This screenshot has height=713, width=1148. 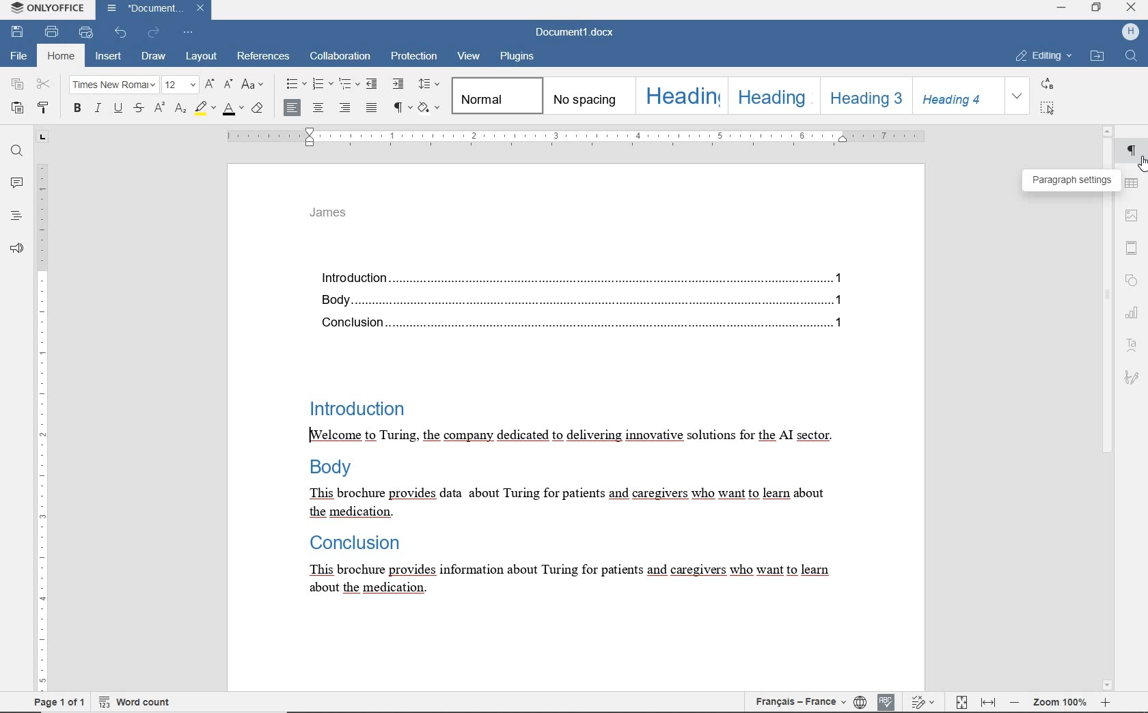 I want to click on shape, so click(x=1134, y=280).